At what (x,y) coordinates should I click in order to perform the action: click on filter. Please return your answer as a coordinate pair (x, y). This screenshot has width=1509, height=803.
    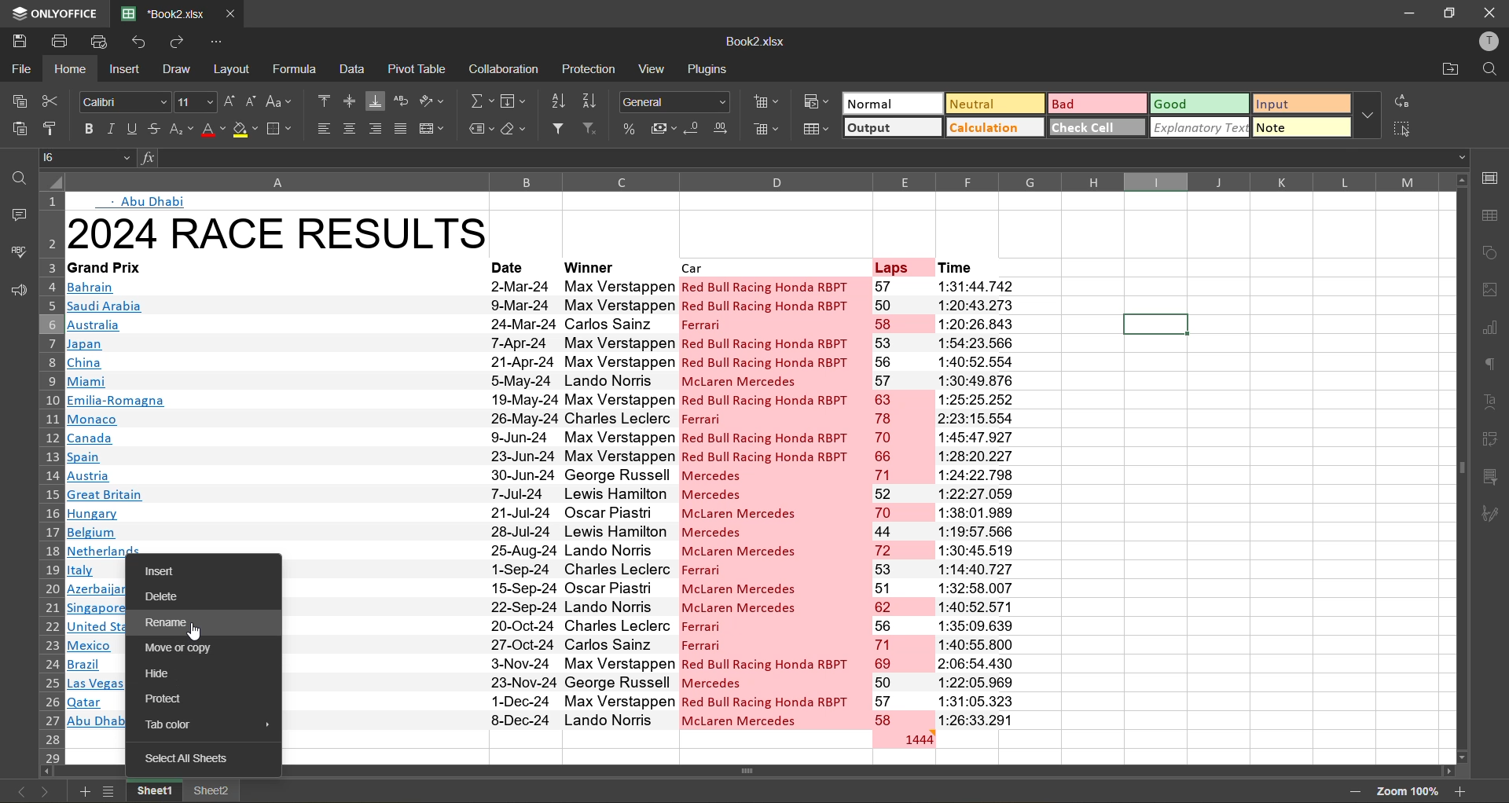
    Looking at the image, I should click on (560, 129).